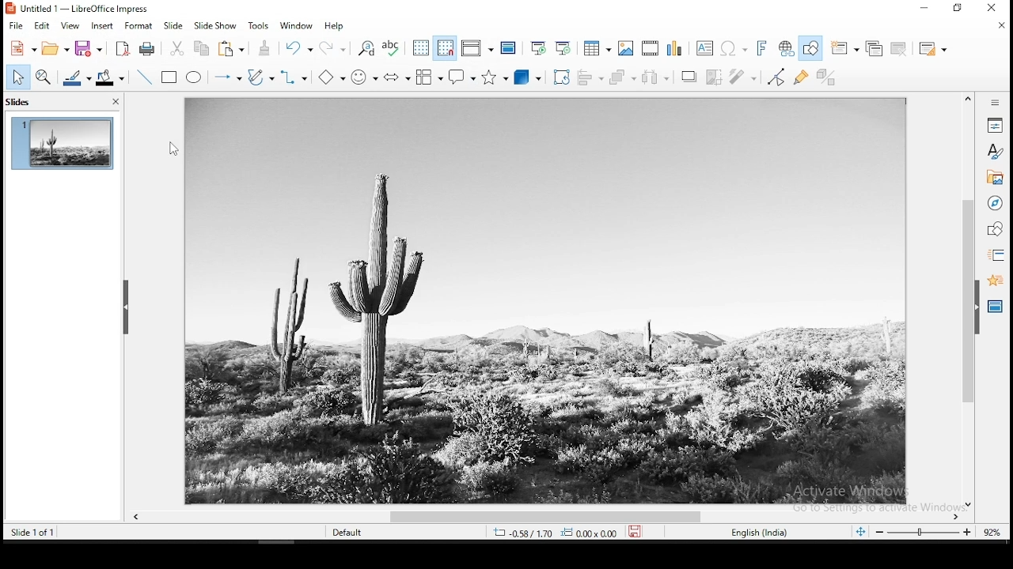 This screenshot has width=1013, height=569. What do you see at coordinates (180, 48) in the screenshot?
I see `cut` at bounding box center [180, 48].